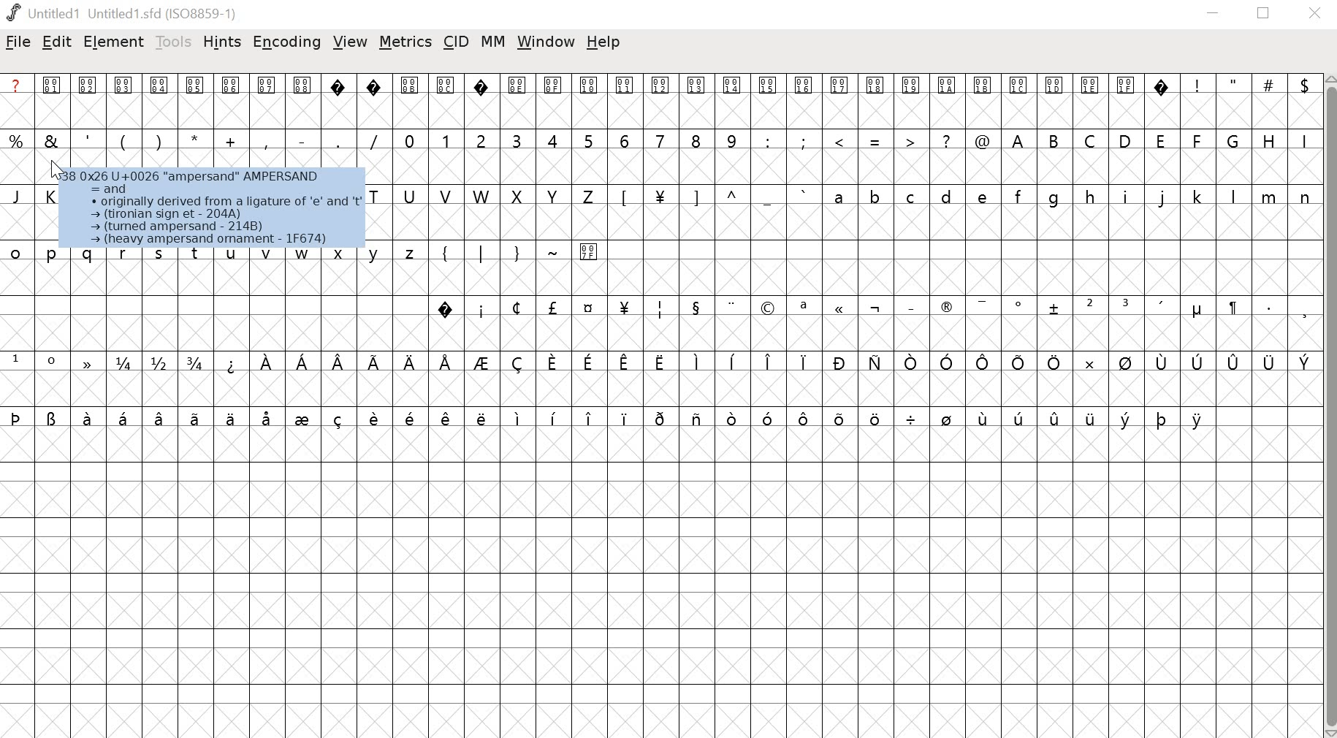 The height and width of the screenshot is (738, 1337). Describe the element at coordinates (341, 362) in the screenshot. I see `symbol` at that location.